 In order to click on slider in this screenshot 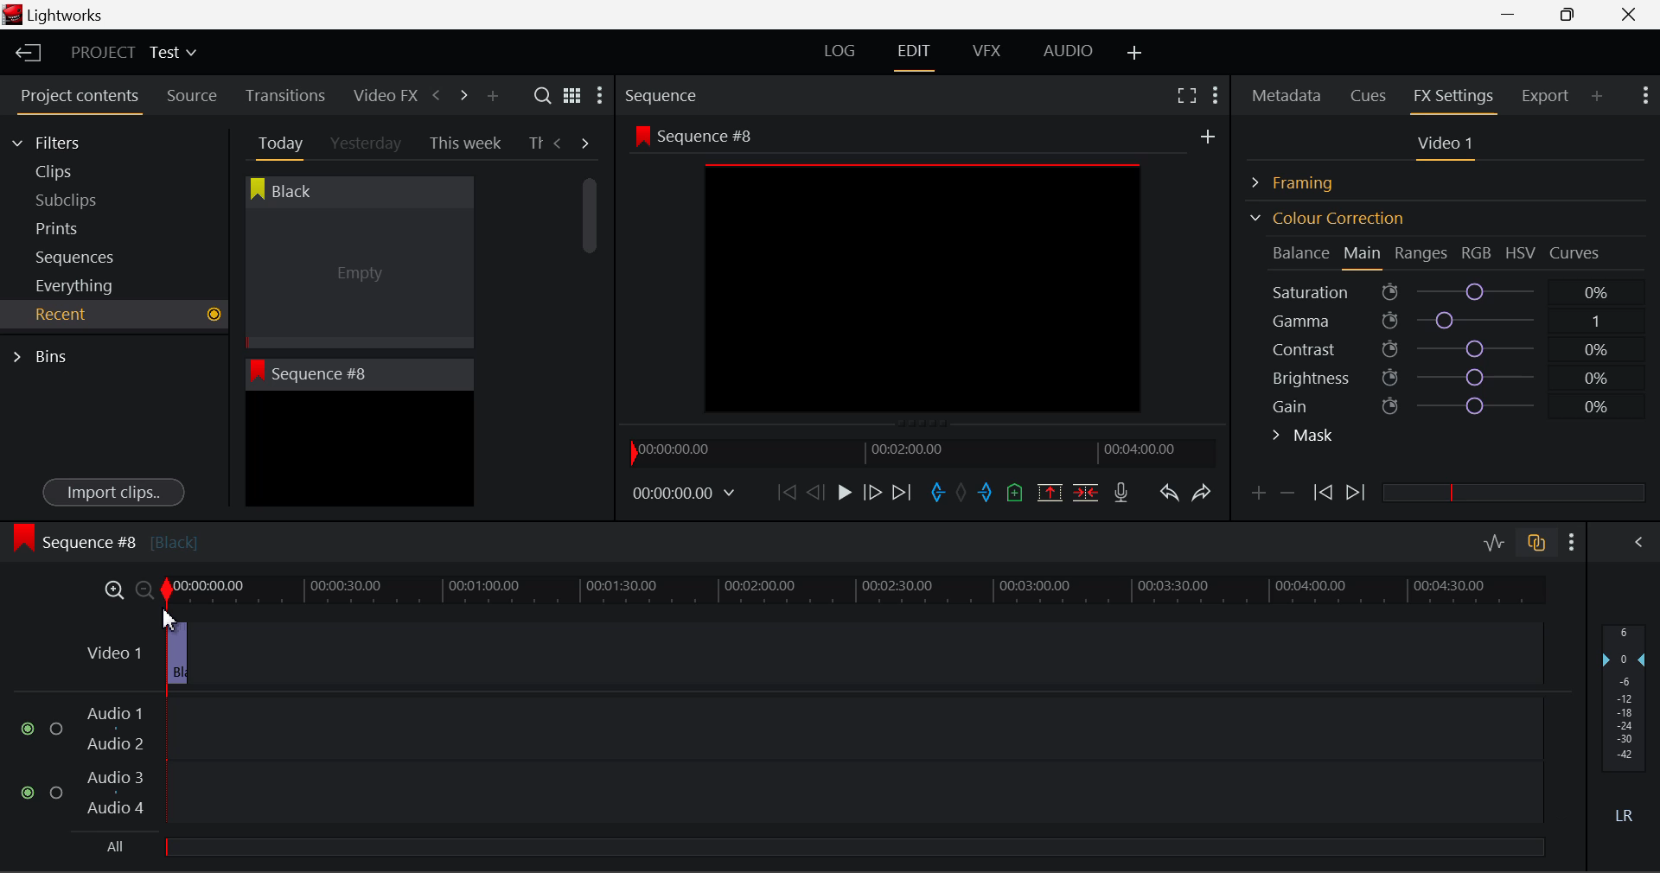, I will do `click(853, 846)`.